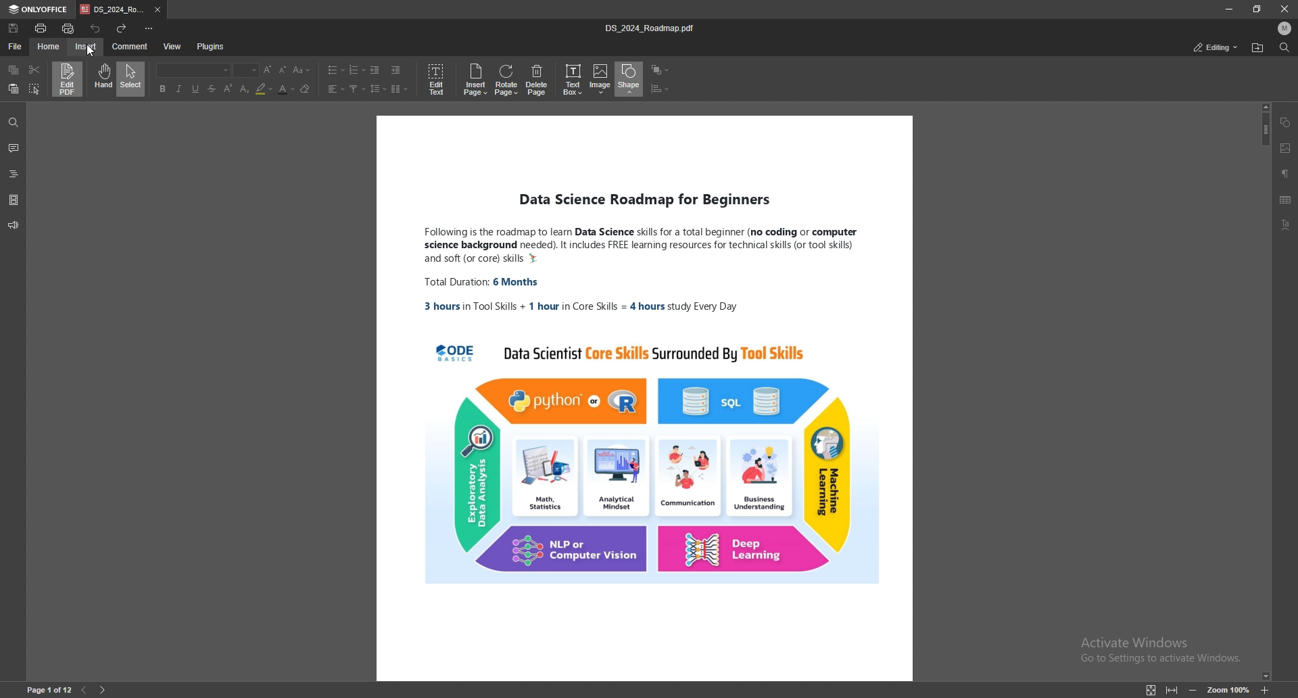 The height and width of the screenshot is (698, 1298). Describe the element at coordinates (659, 70) in the screenshot. I see `bring forward` at that location.